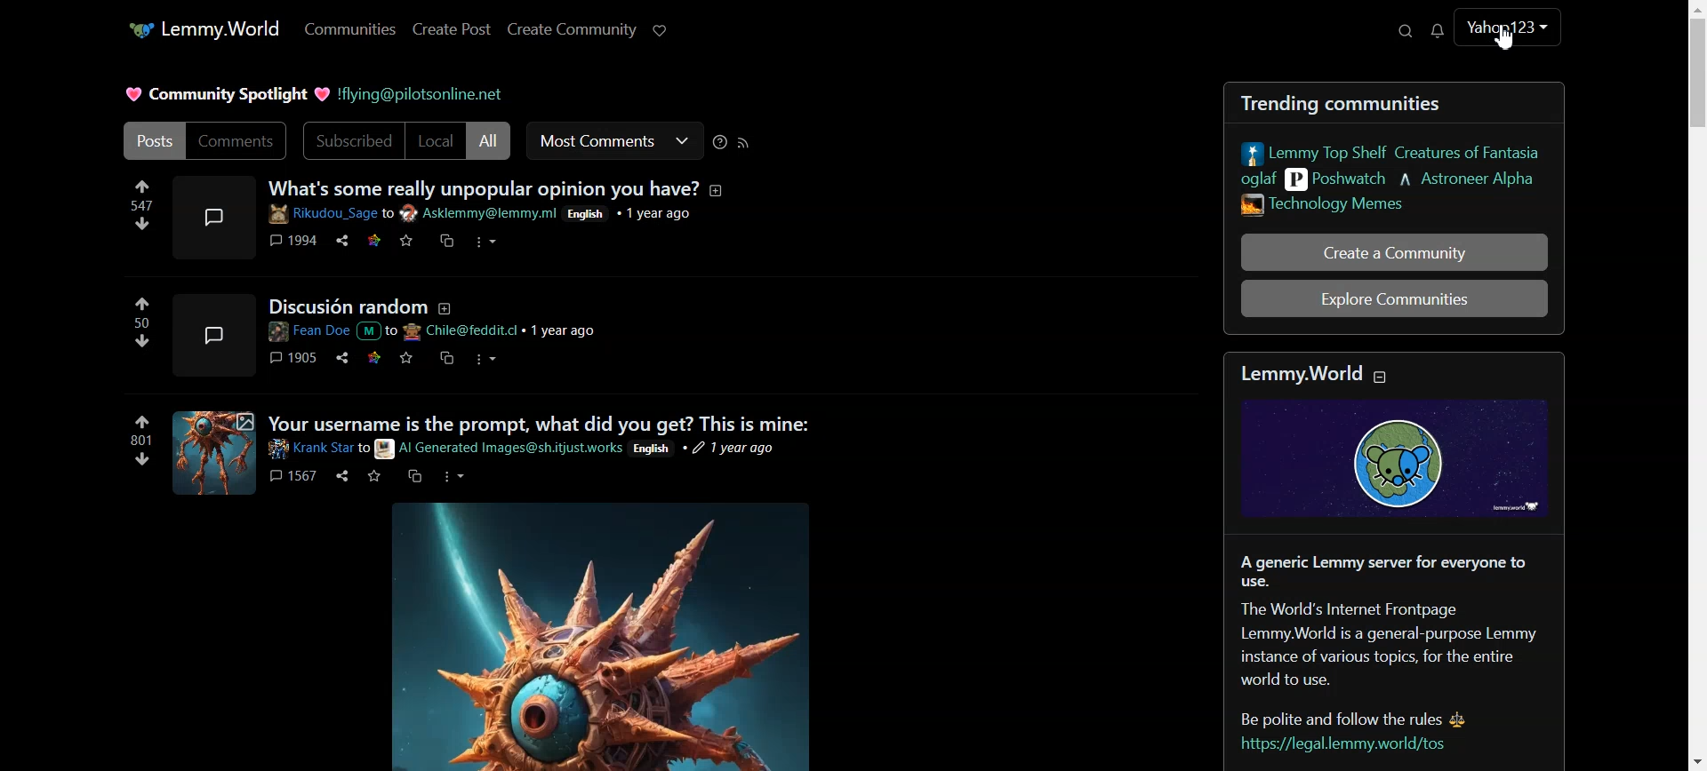 This screenshot has height=771, width=1707. I want to click on Discussion Random, so click(421, 338).